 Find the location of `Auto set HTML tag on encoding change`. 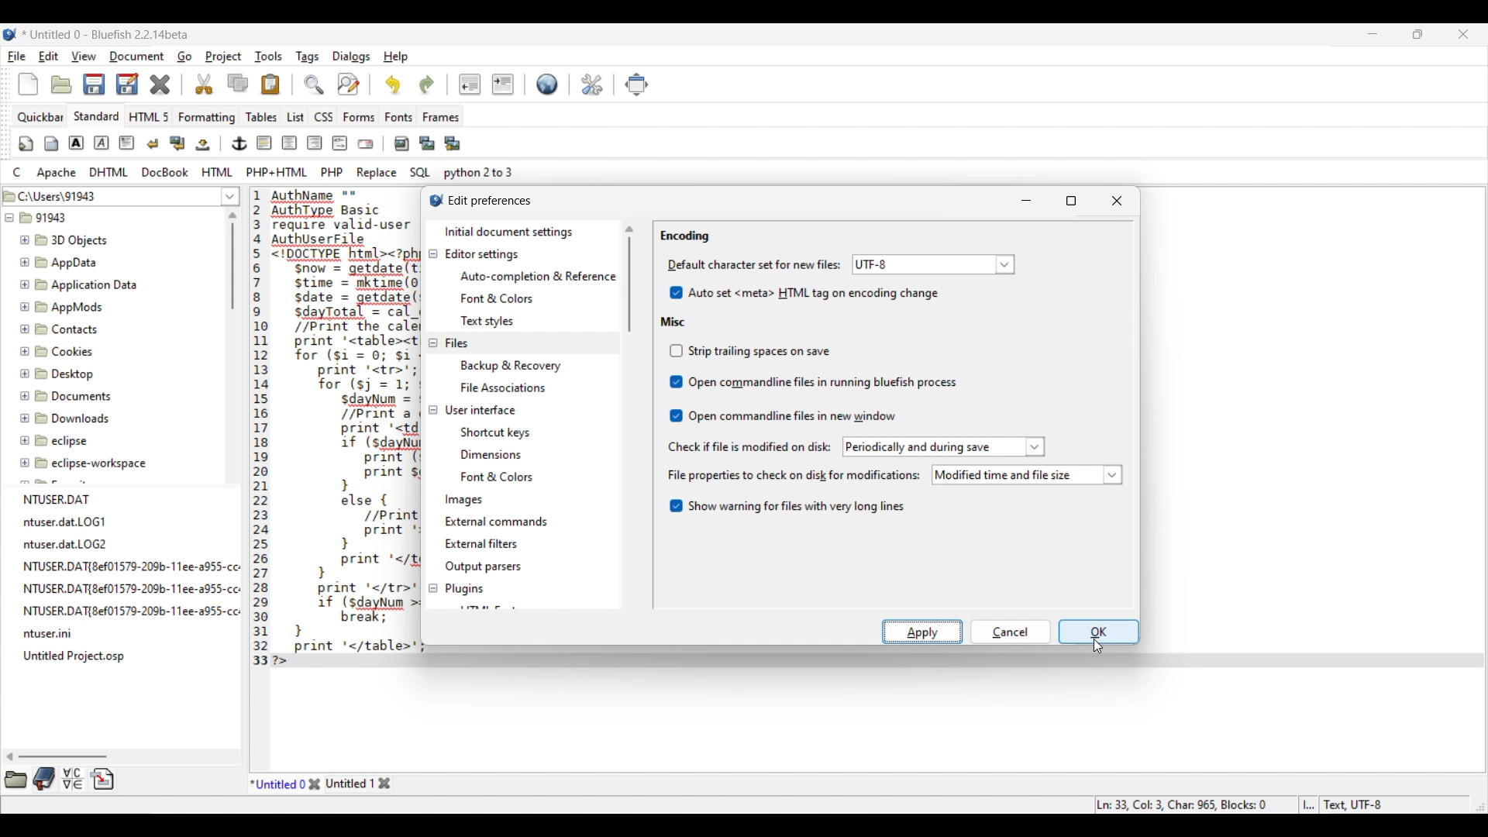

Auto set HTML tag on encoding change is located at coordinates (805, 291).